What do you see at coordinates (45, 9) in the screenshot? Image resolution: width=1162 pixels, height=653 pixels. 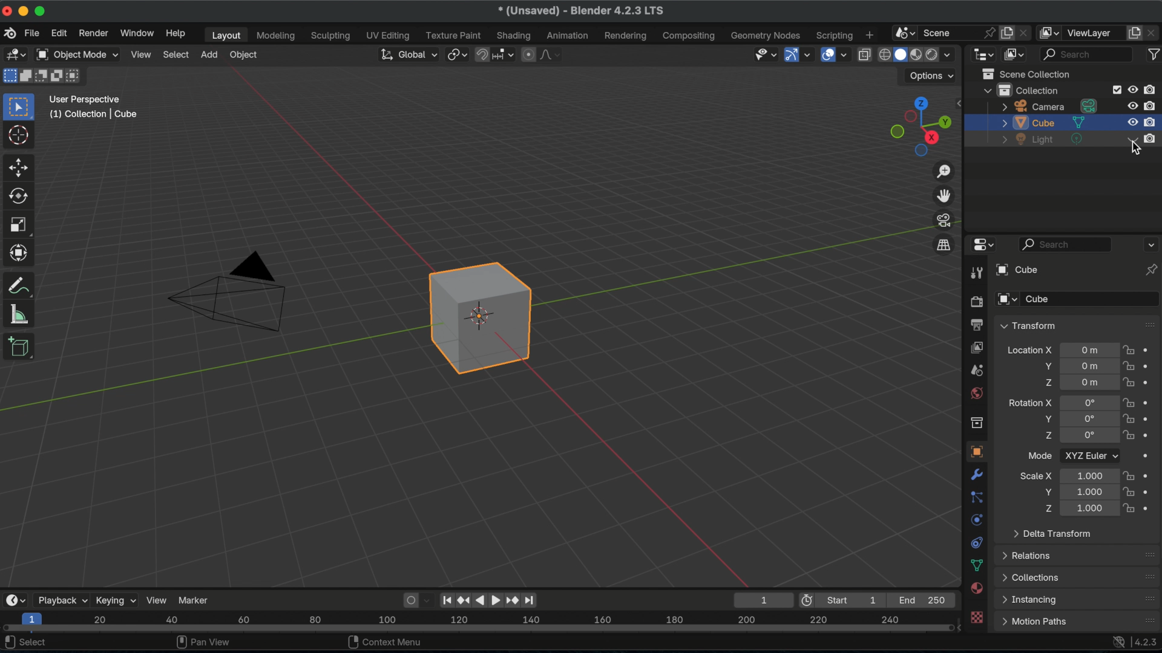 I see `disabled maximize icon` at bounding box center [45, 9].